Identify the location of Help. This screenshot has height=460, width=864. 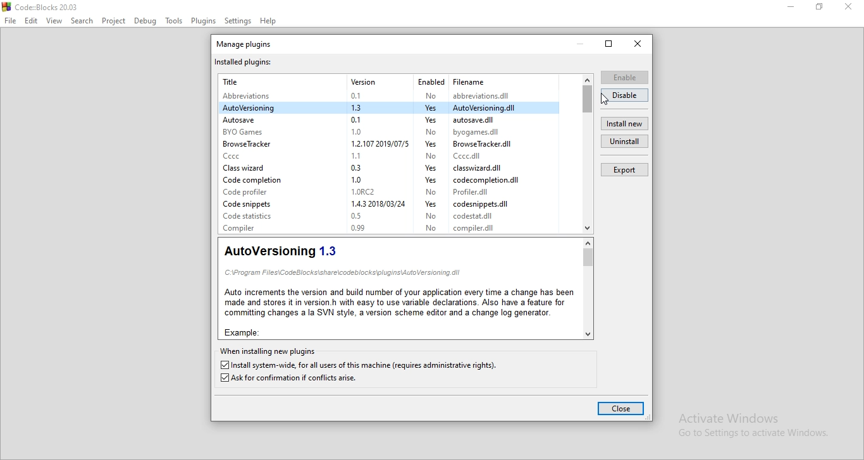
(269, 21).